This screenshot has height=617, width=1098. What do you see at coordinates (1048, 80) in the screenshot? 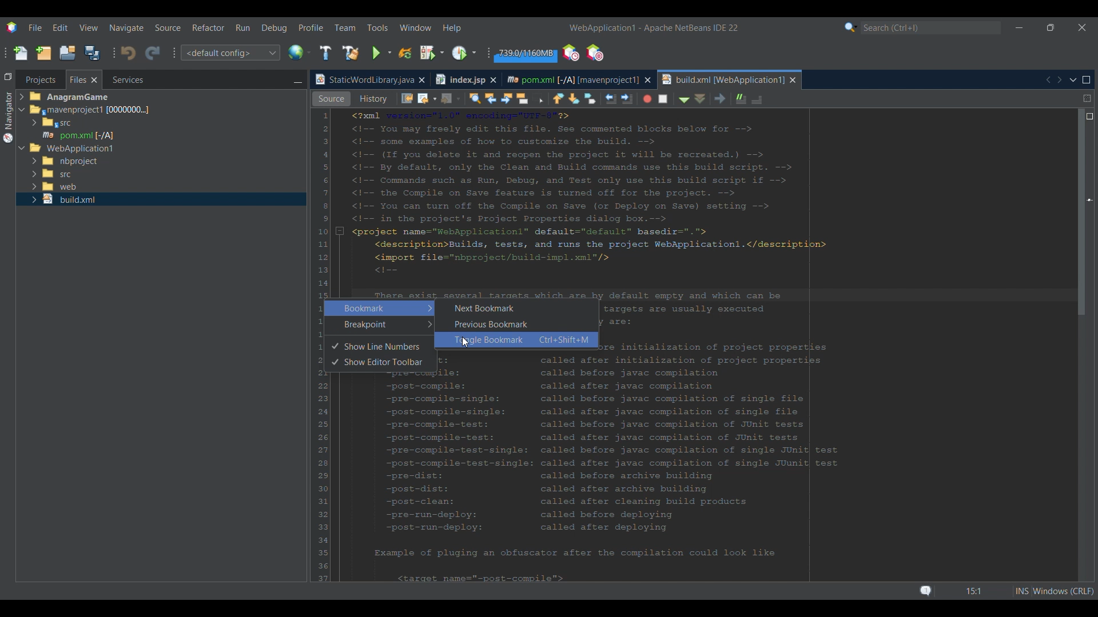
I see `Previous` at bounding box center [1048, 80].